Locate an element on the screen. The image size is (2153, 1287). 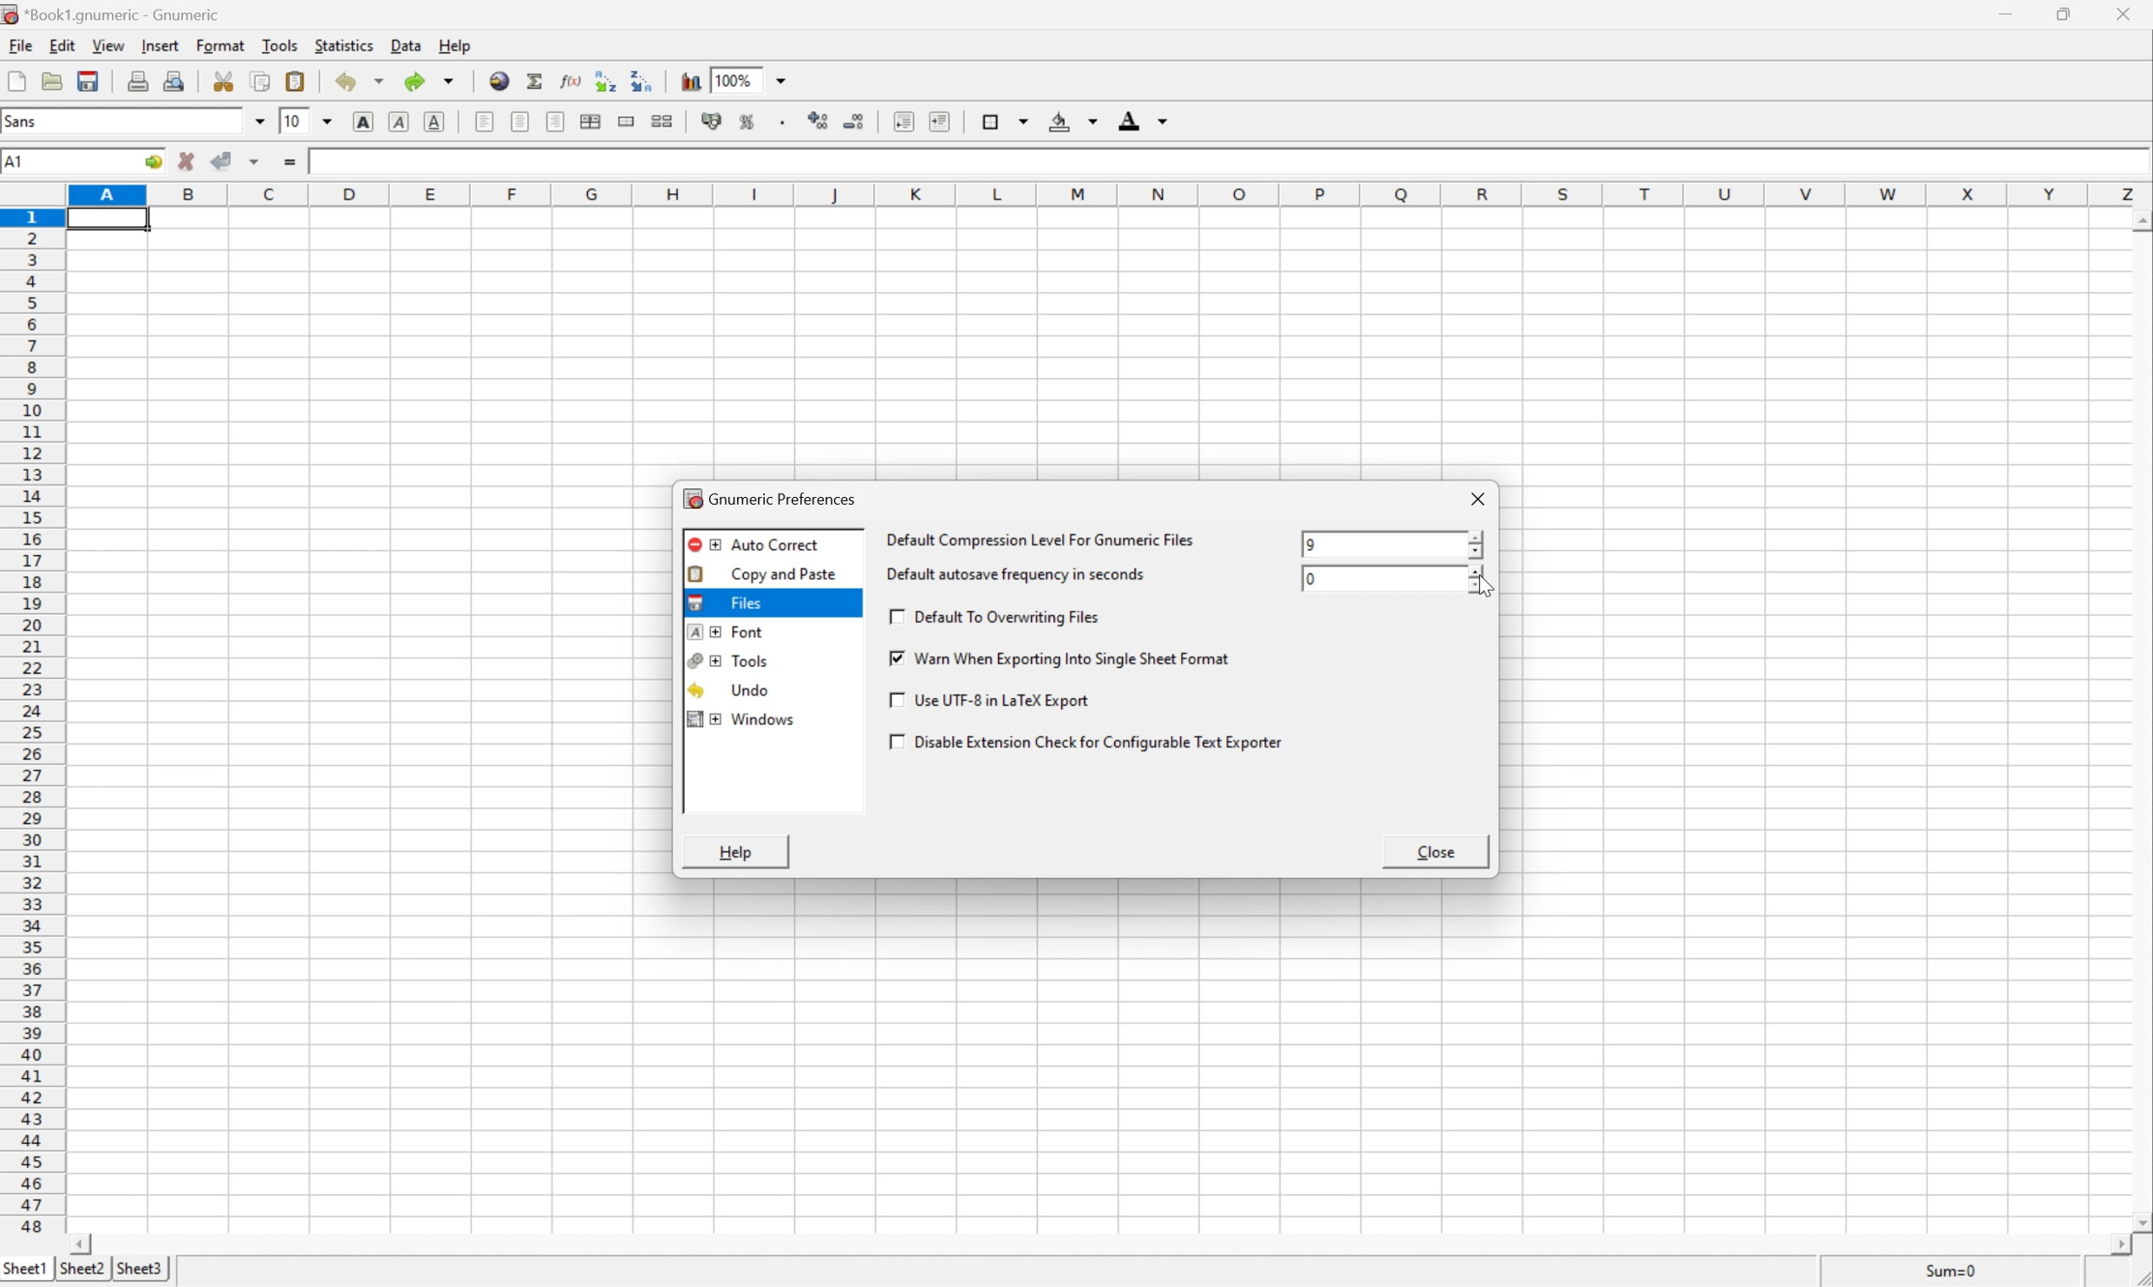
redo is located at coordinates (432, 82).